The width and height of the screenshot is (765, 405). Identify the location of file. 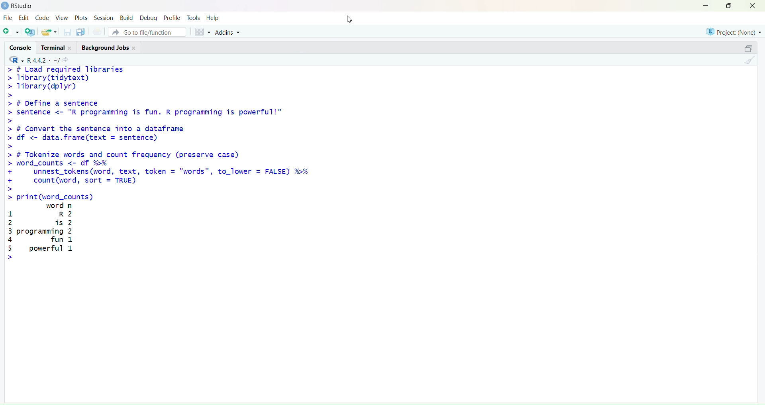
(9, 18).